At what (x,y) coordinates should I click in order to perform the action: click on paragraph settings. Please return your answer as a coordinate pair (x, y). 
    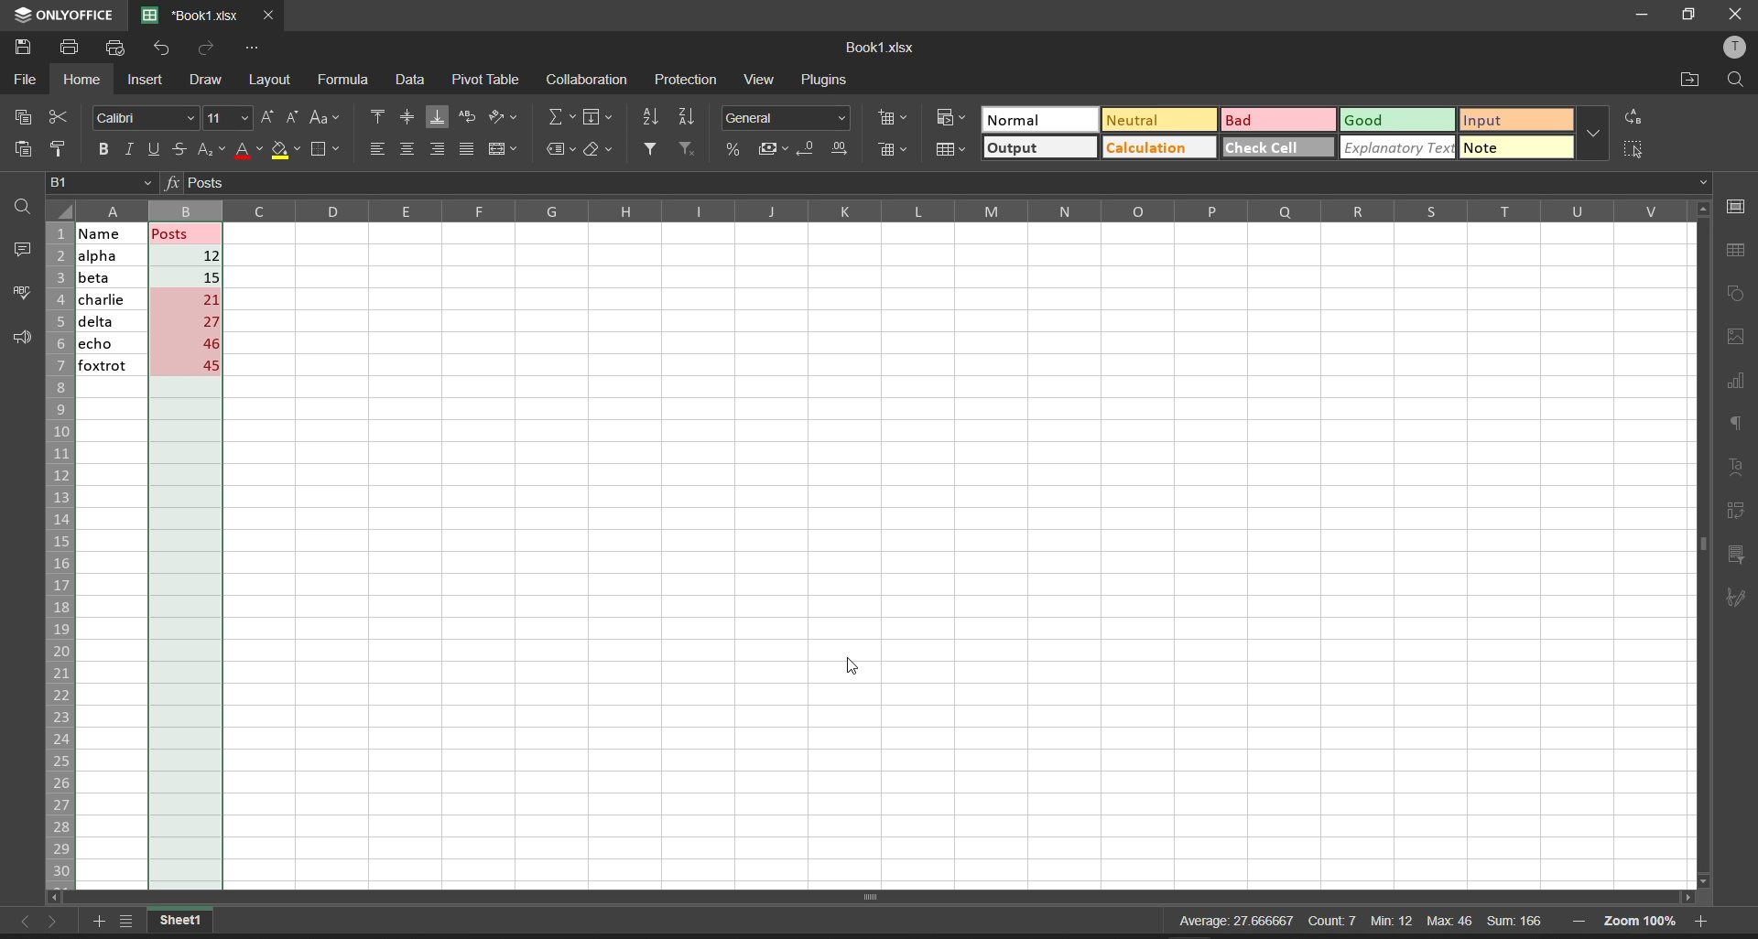
    Looking at the image, I should click on (1742, 422).